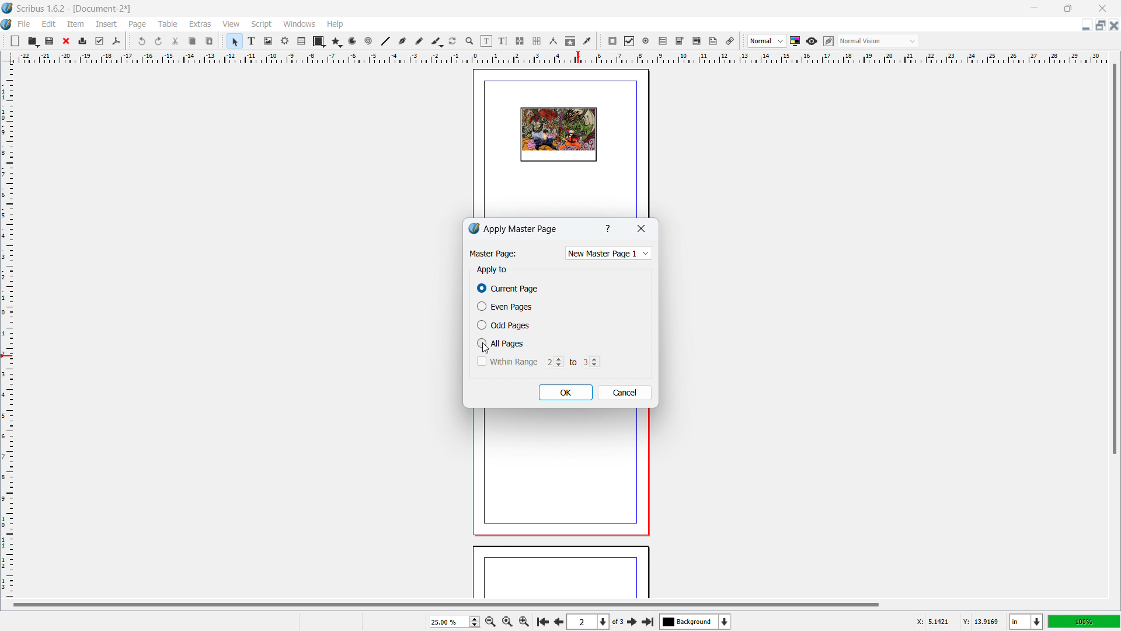 The image size is (1121, 631). What do you see at coordinates (767, 41) in the screenshot?
I see `select image preview quality` at bounding box center [767, 41].